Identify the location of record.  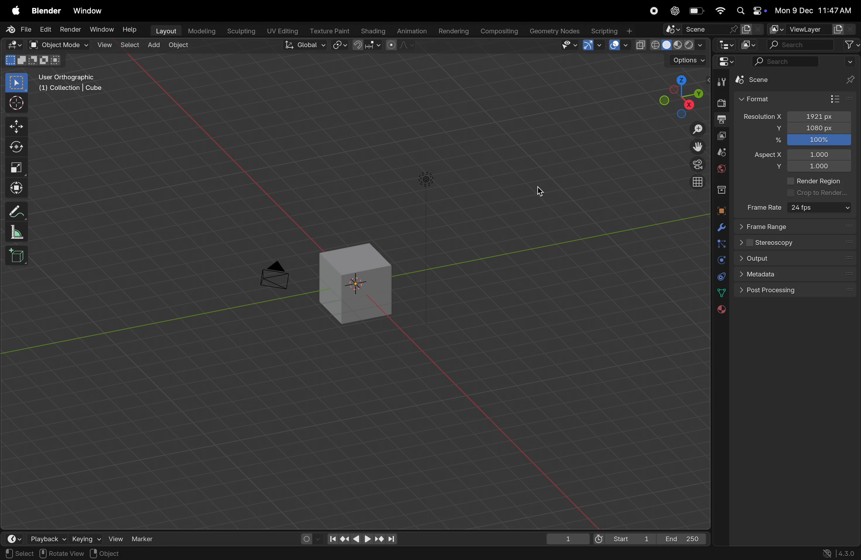
(654, 12).